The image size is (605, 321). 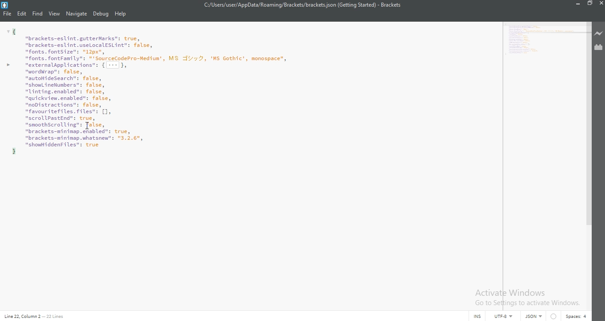 I want to click on Line 22, Column 2, so click(x=22, y=316).